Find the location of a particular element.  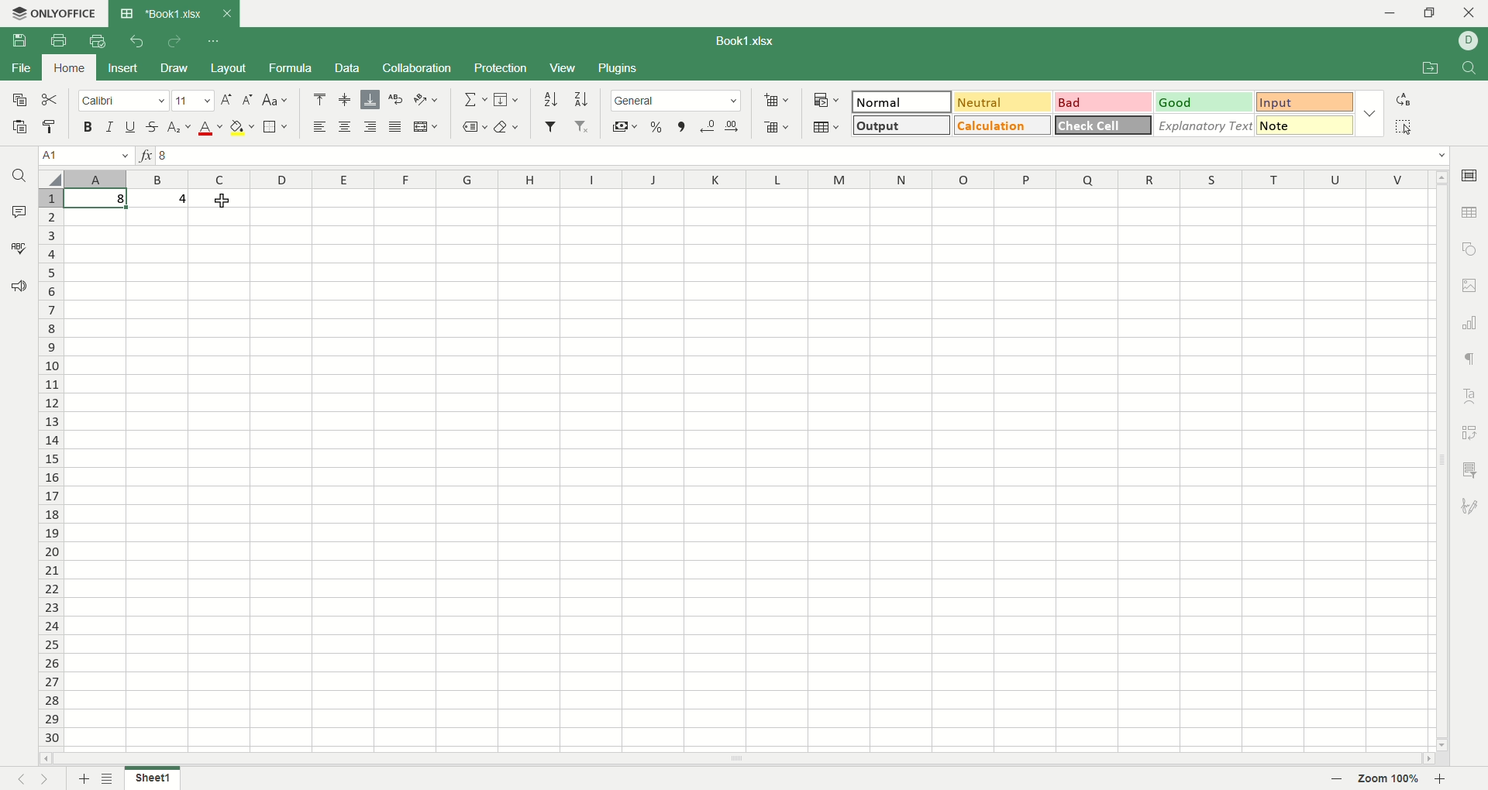

close is located at coordinates (226, 14).